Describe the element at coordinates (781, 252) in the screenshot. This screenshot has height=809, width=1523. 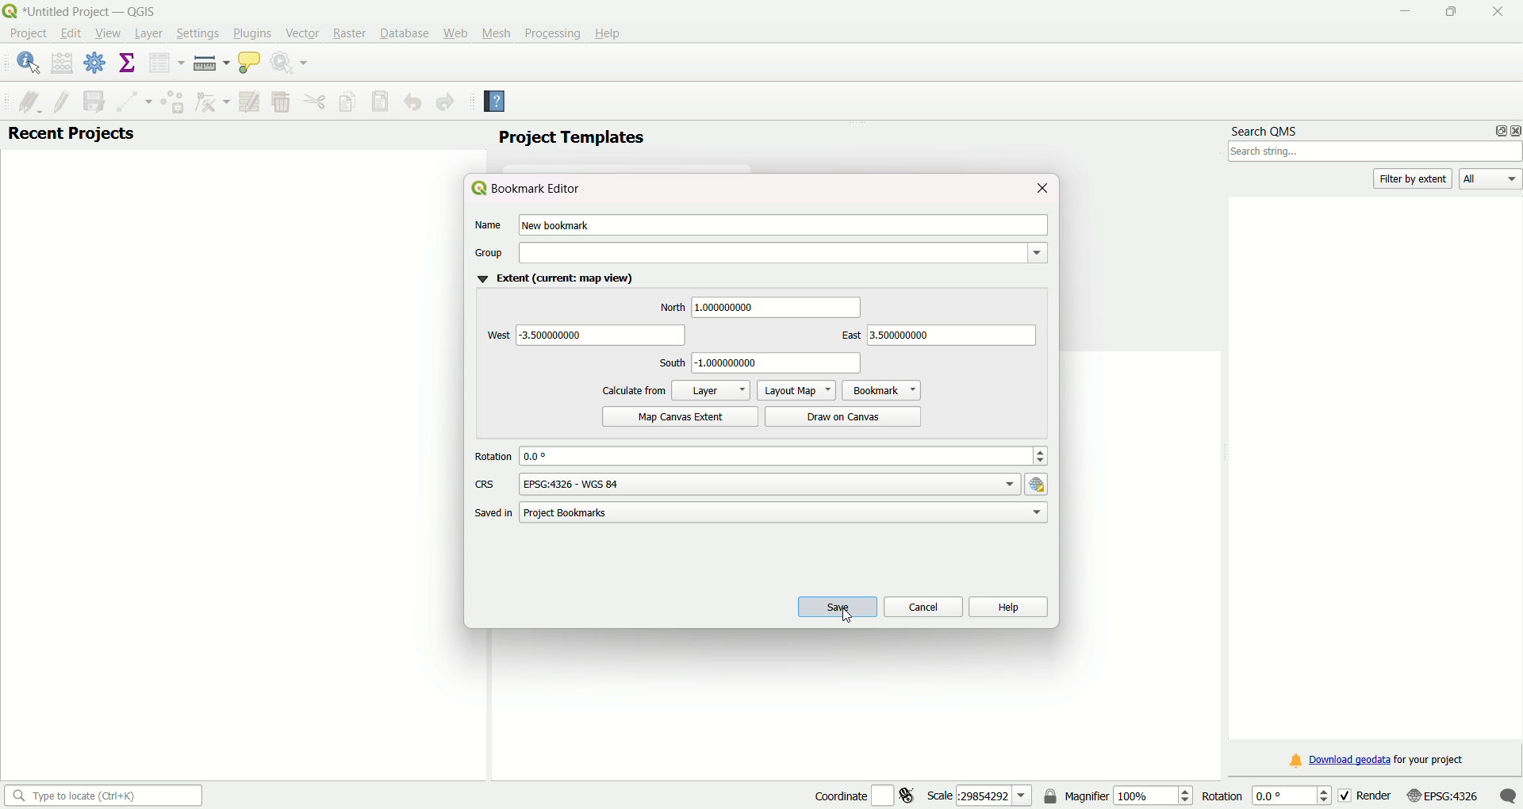
I see `dropdown` at that location.